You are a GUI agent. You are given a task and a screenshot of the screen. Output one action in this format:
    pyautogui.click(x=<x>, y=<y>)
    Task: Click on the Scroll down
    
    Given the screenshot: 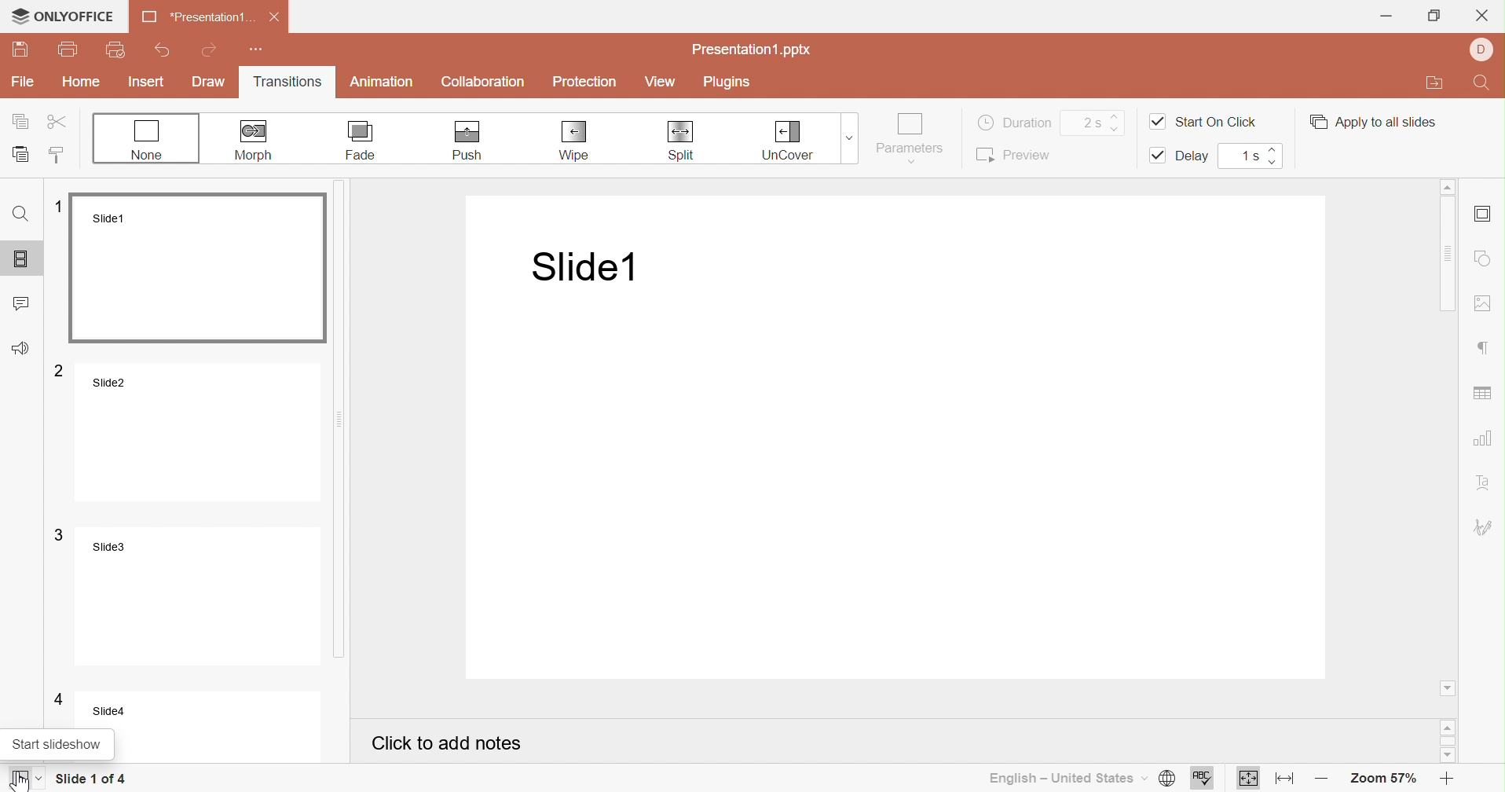 What is the action you would take?
    pyautogui.click(x=1449, y=757)
    